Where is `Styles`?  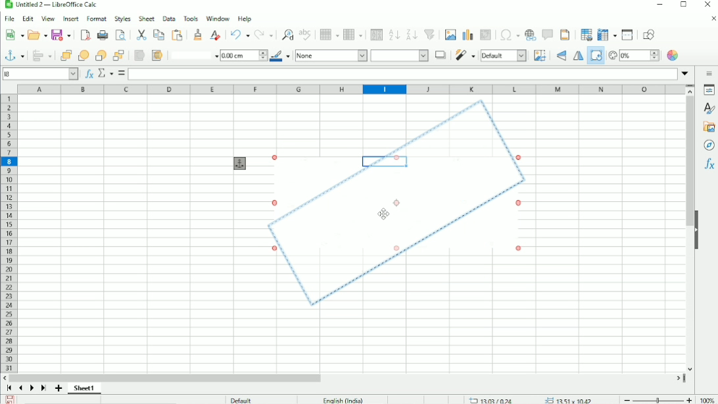
Styles is located at coordinates (122, 18).